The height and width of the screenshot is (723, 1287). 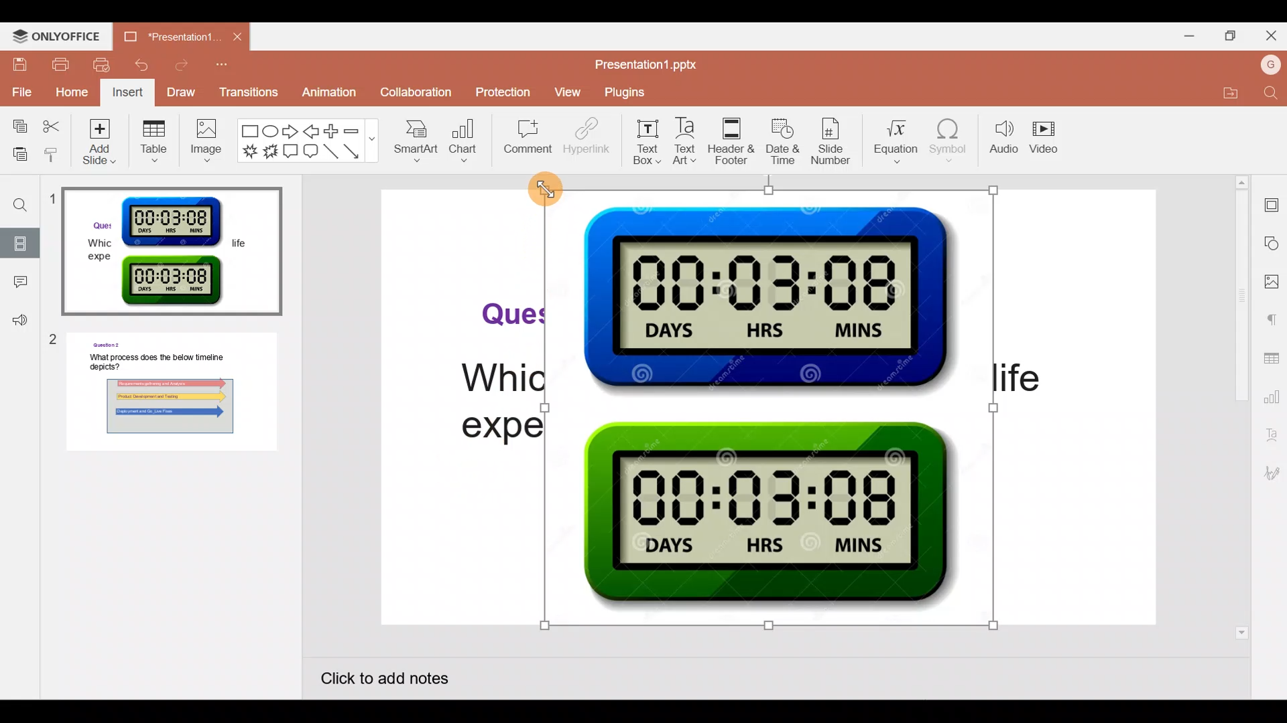 What do you see at coordinates (897, 141) in the screenshot?
I see `Equation` at bounding box center [897, 141].